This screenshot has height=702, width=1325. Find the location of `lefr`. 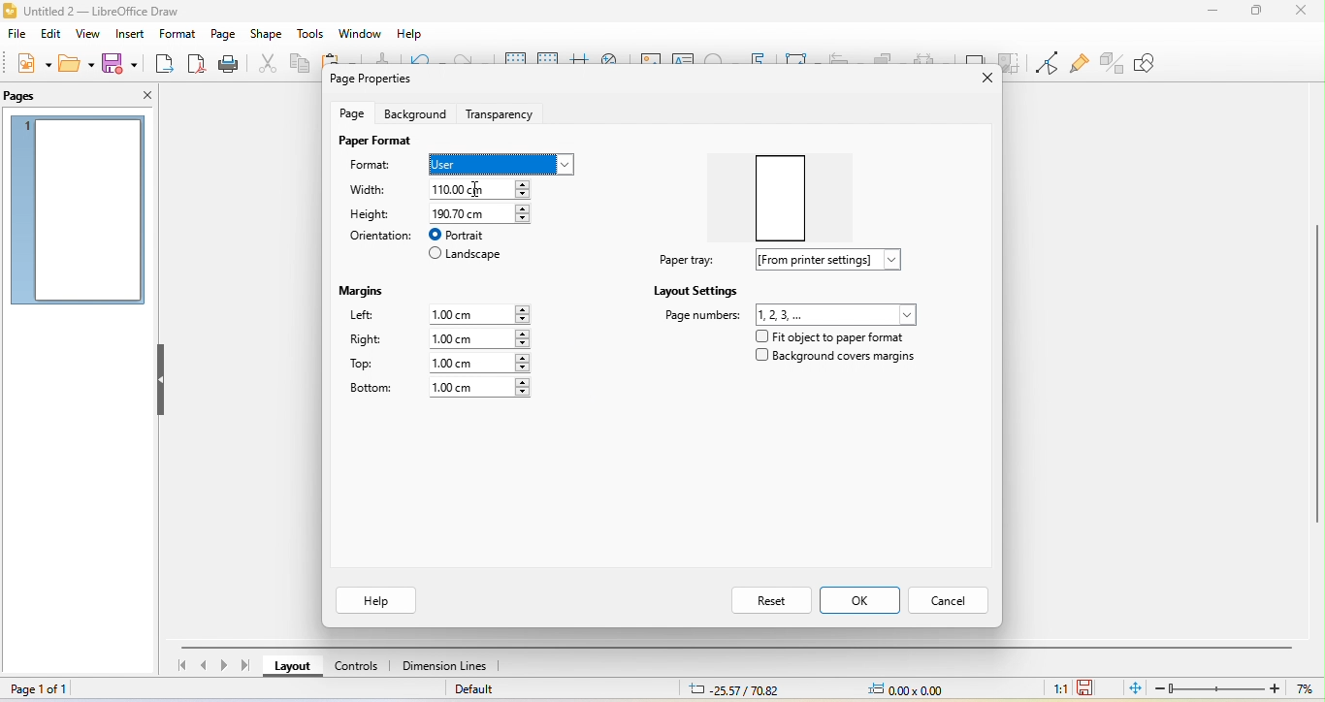

lefr is located at coordinates (374, 317).